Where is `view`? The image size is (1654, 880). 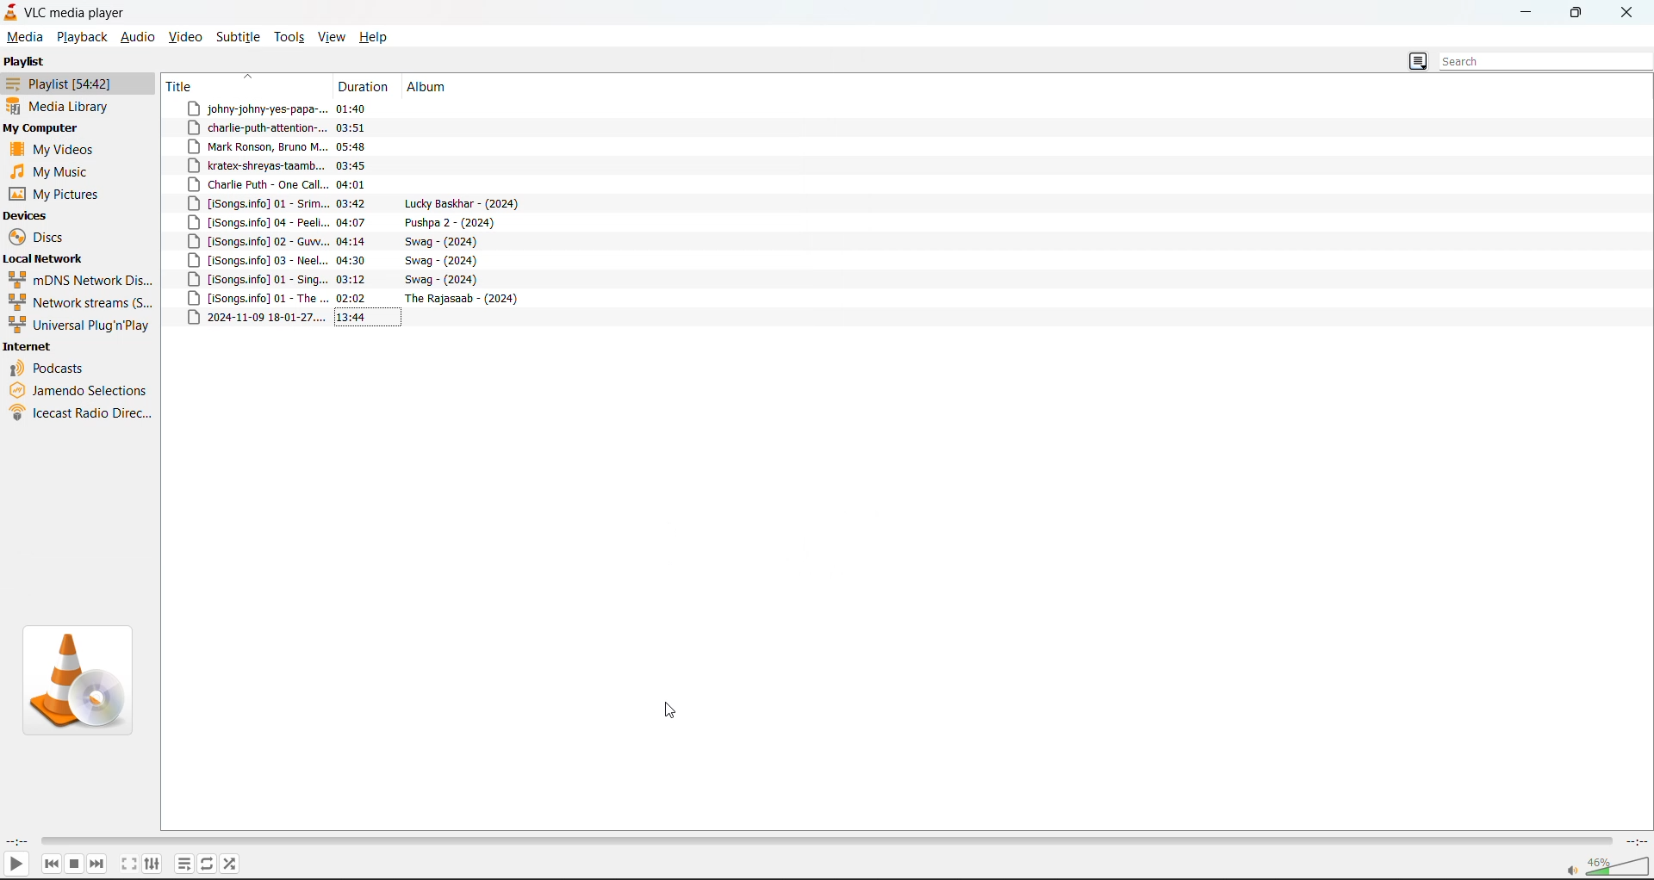
view is located at coordinates (333, 36).